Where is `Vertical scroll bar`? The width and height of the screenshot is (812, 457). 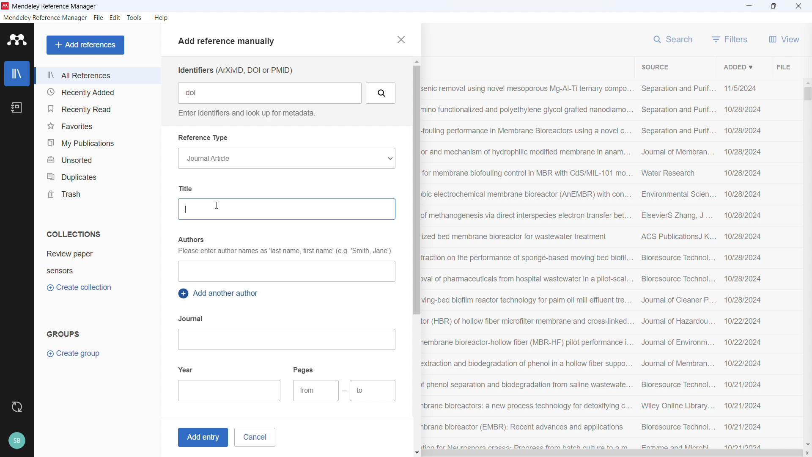 Vertical scroll bar is located at coordinates (415, 190).